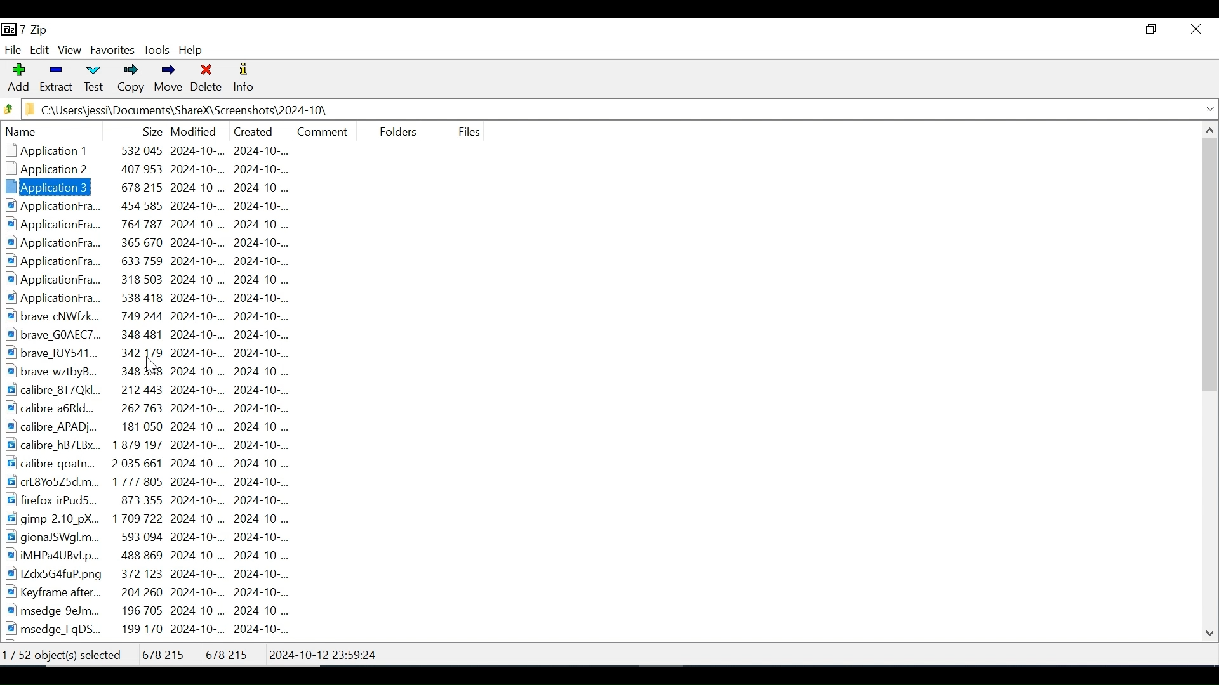 The width and height of the screenshot is (1219, 685). What do you see at coordinates (149, 129) in the screenshot?
I see `Size` at bounding box center [149, 129].